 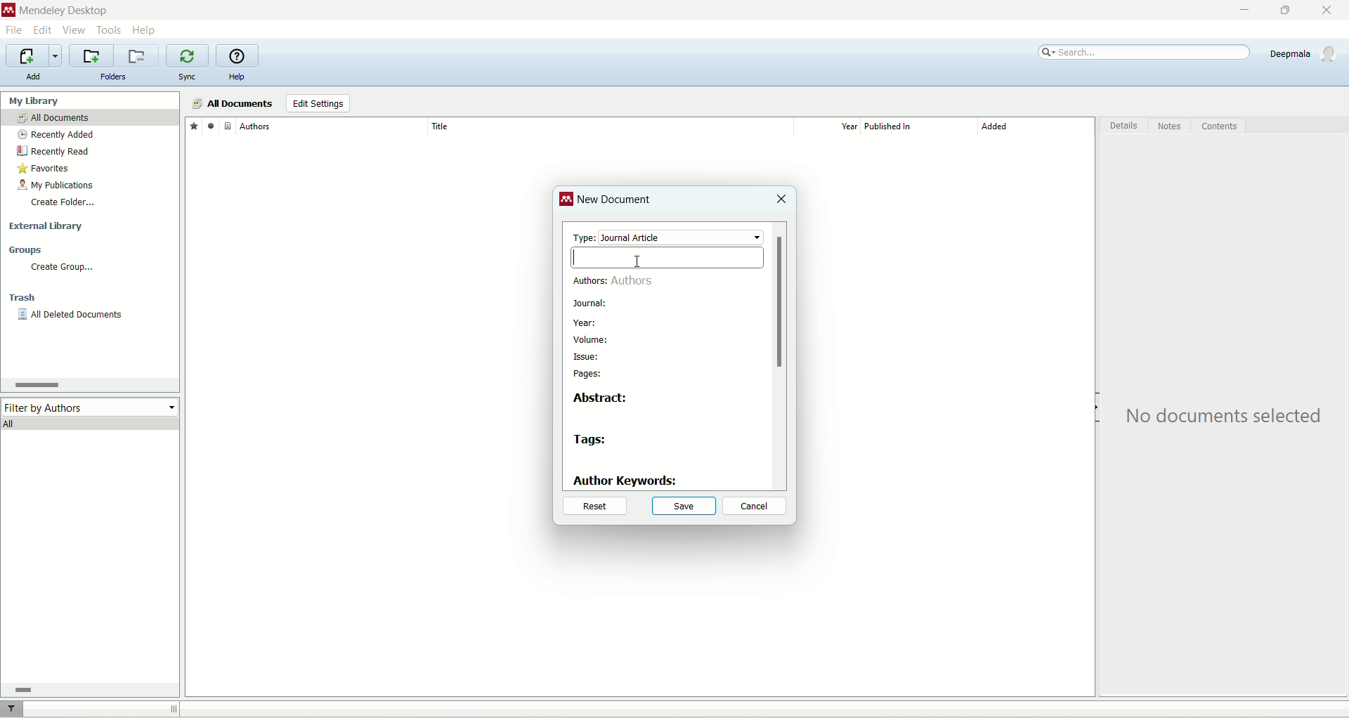 What do you see at coordinates (609, 126) in the screenshot?
I see `title` at bounding box center [609, 126].